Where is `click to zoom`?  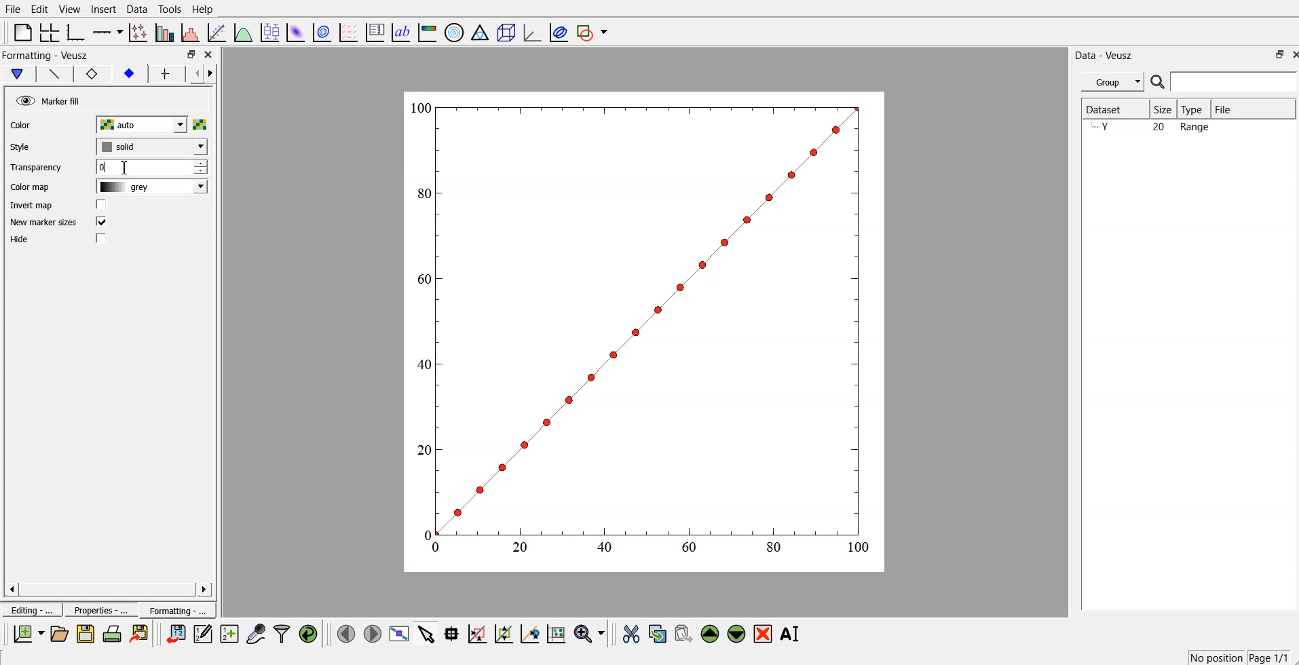
click to zoom is located at coordinates (506, 632).